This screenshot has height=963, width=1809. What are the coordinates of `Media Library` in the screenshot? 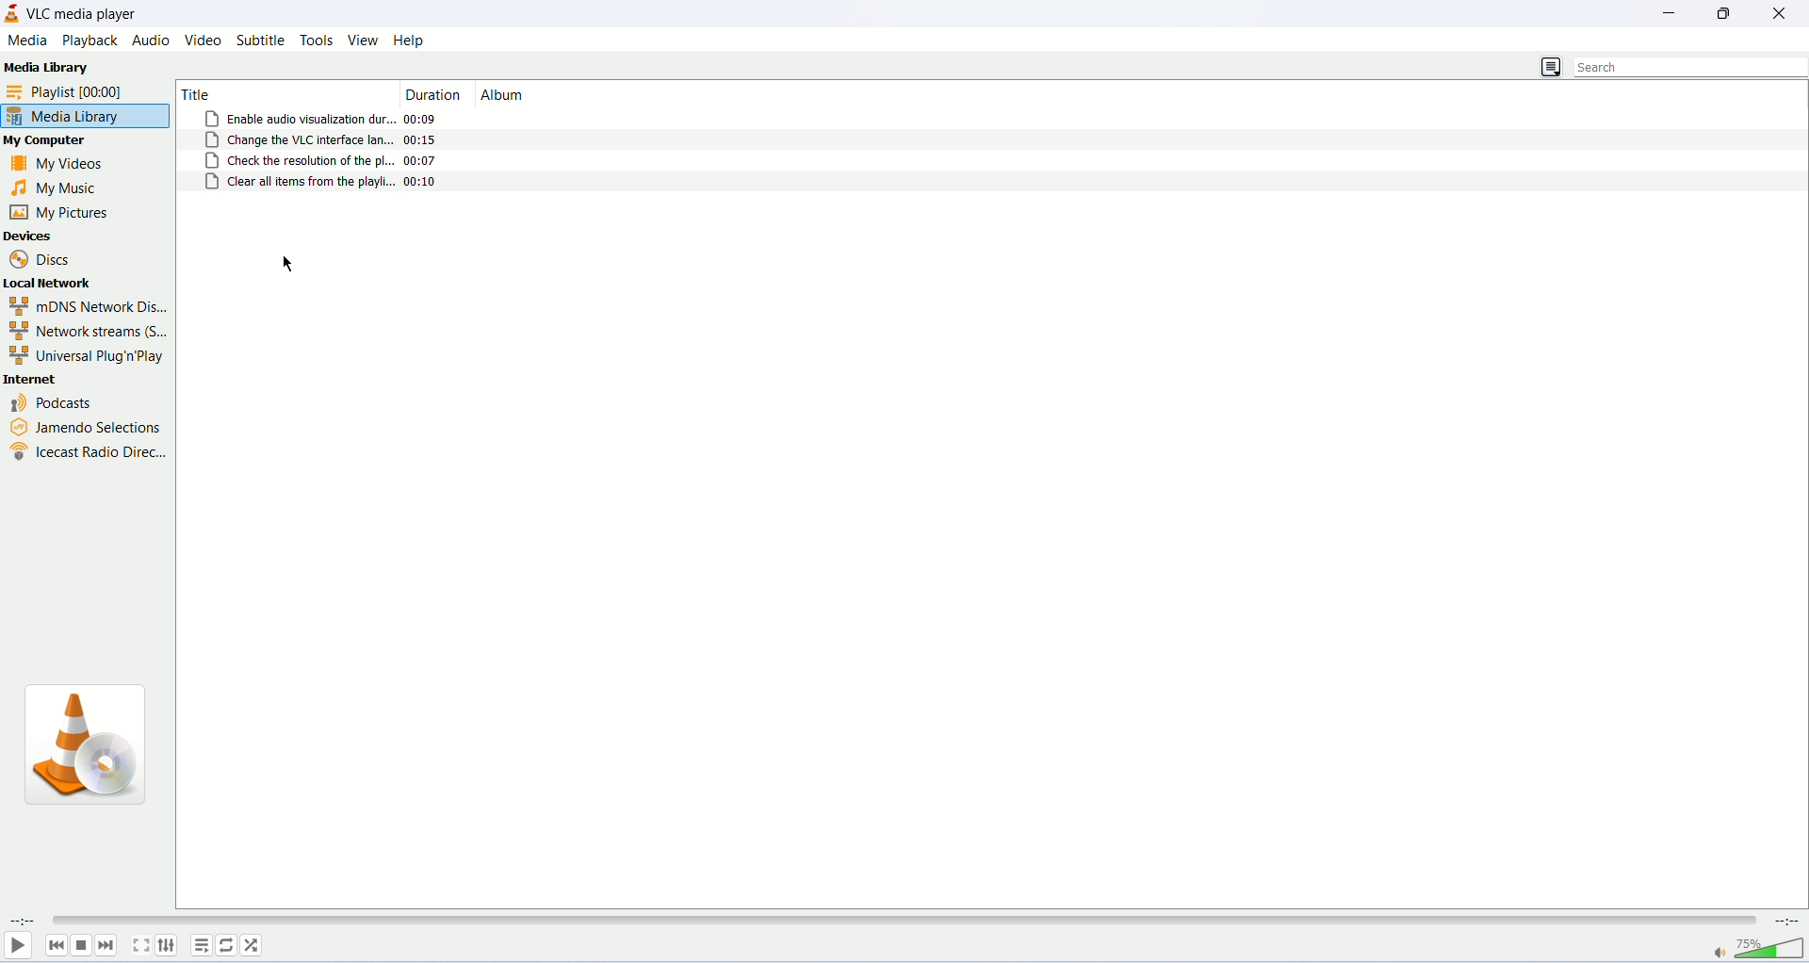 It's located at (47, 65).